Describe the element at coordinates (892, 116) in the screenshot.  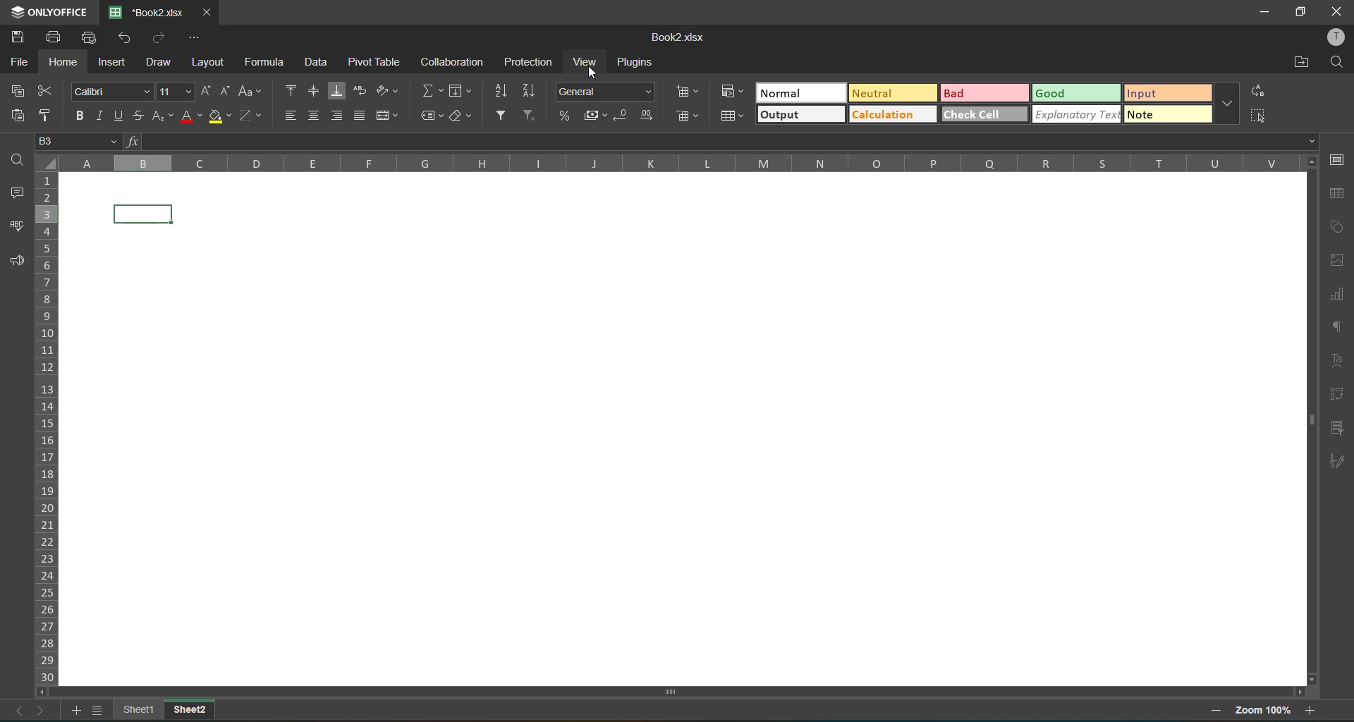
I see `calculation` at that location.